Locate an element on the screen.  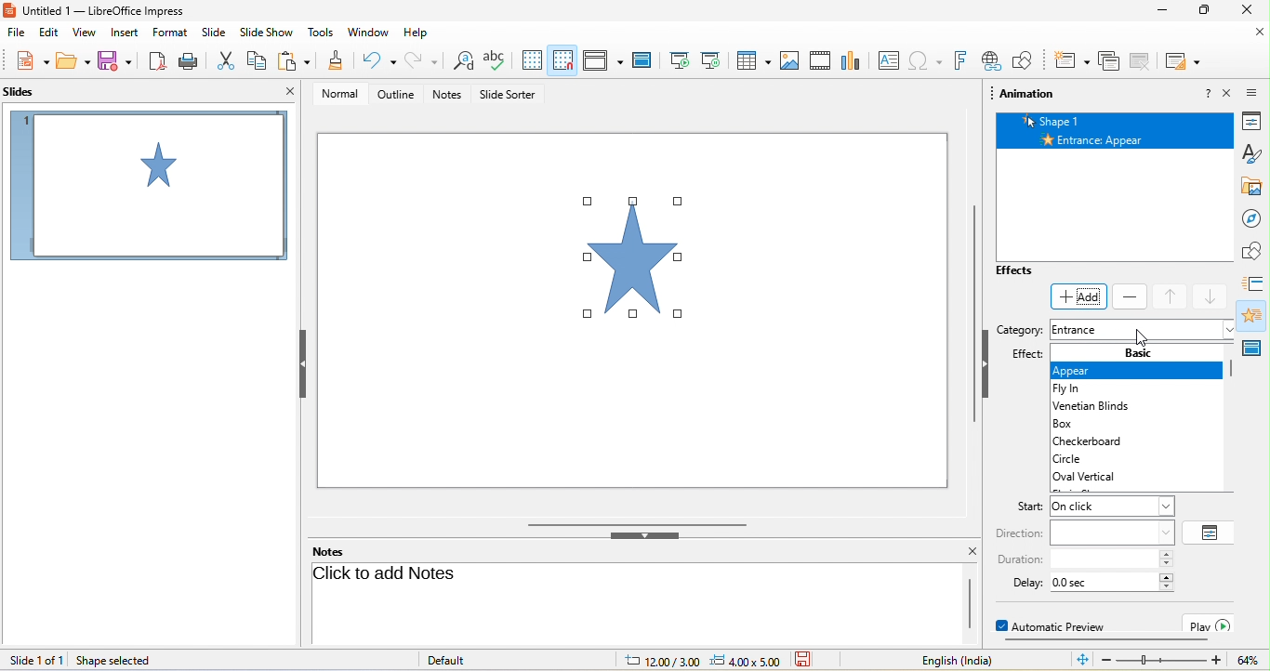
input start instruction is located at coordinates (1111, 507).